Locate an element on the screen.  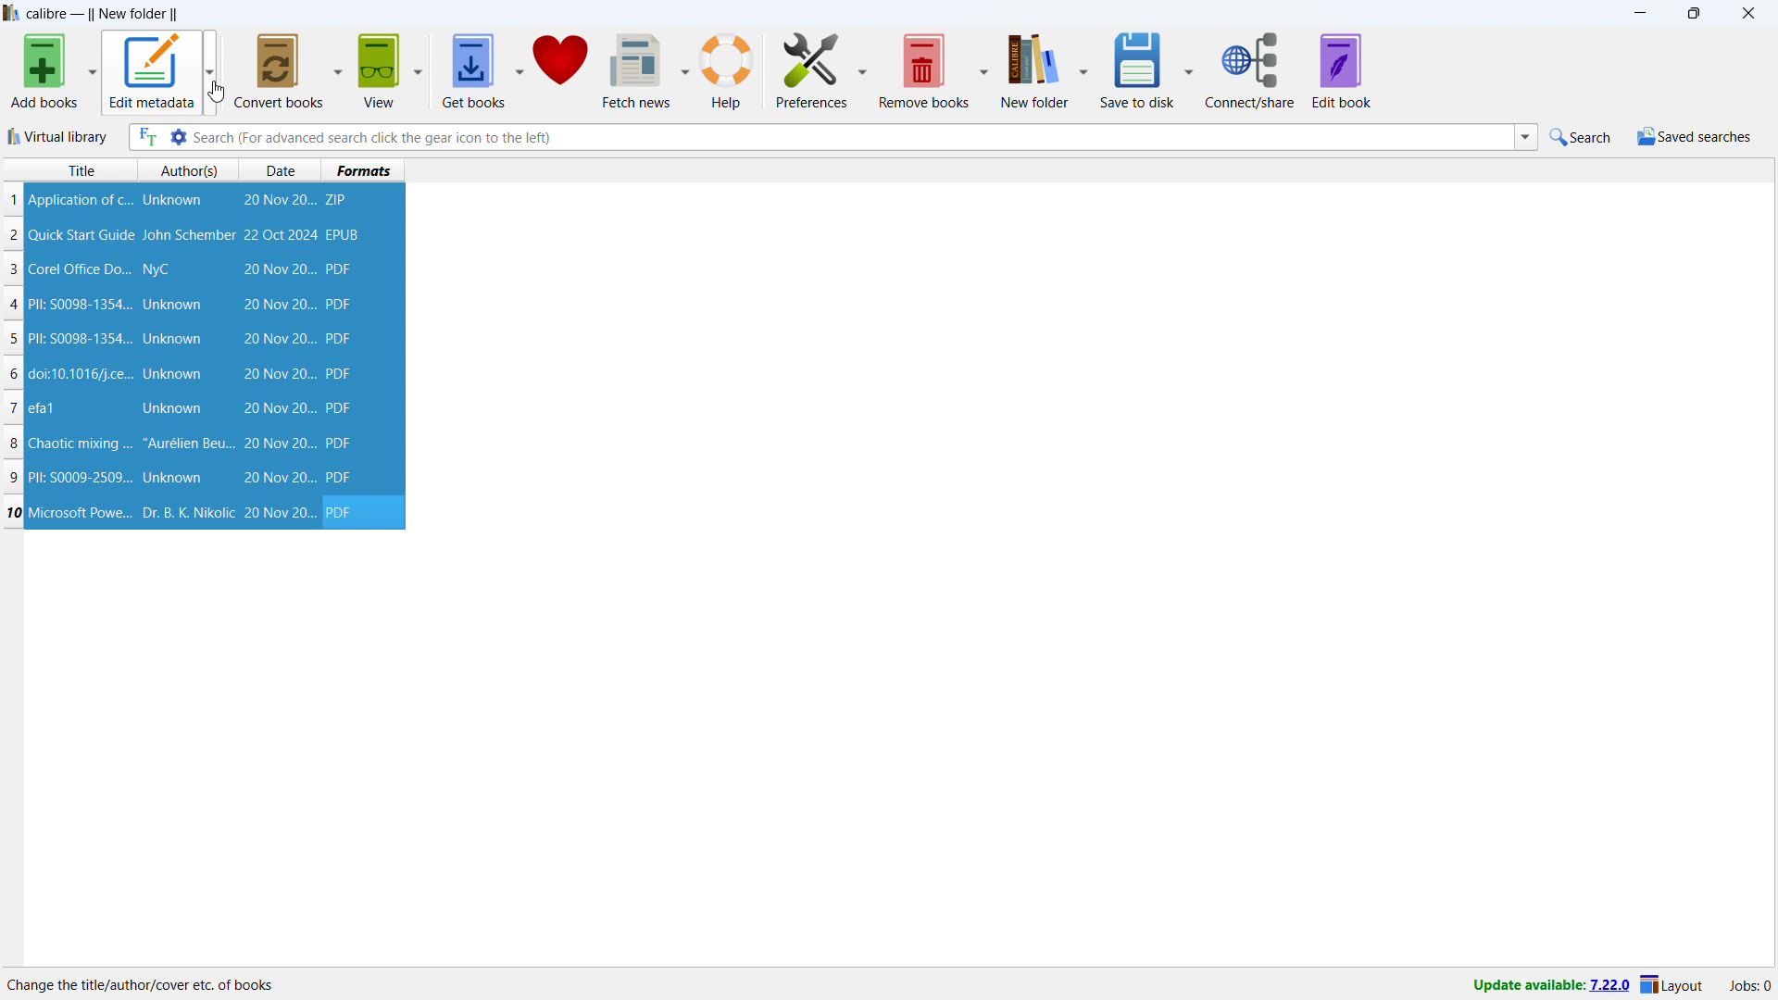
doi:10.1016/j.ce... is located at coordinates (83, 373).